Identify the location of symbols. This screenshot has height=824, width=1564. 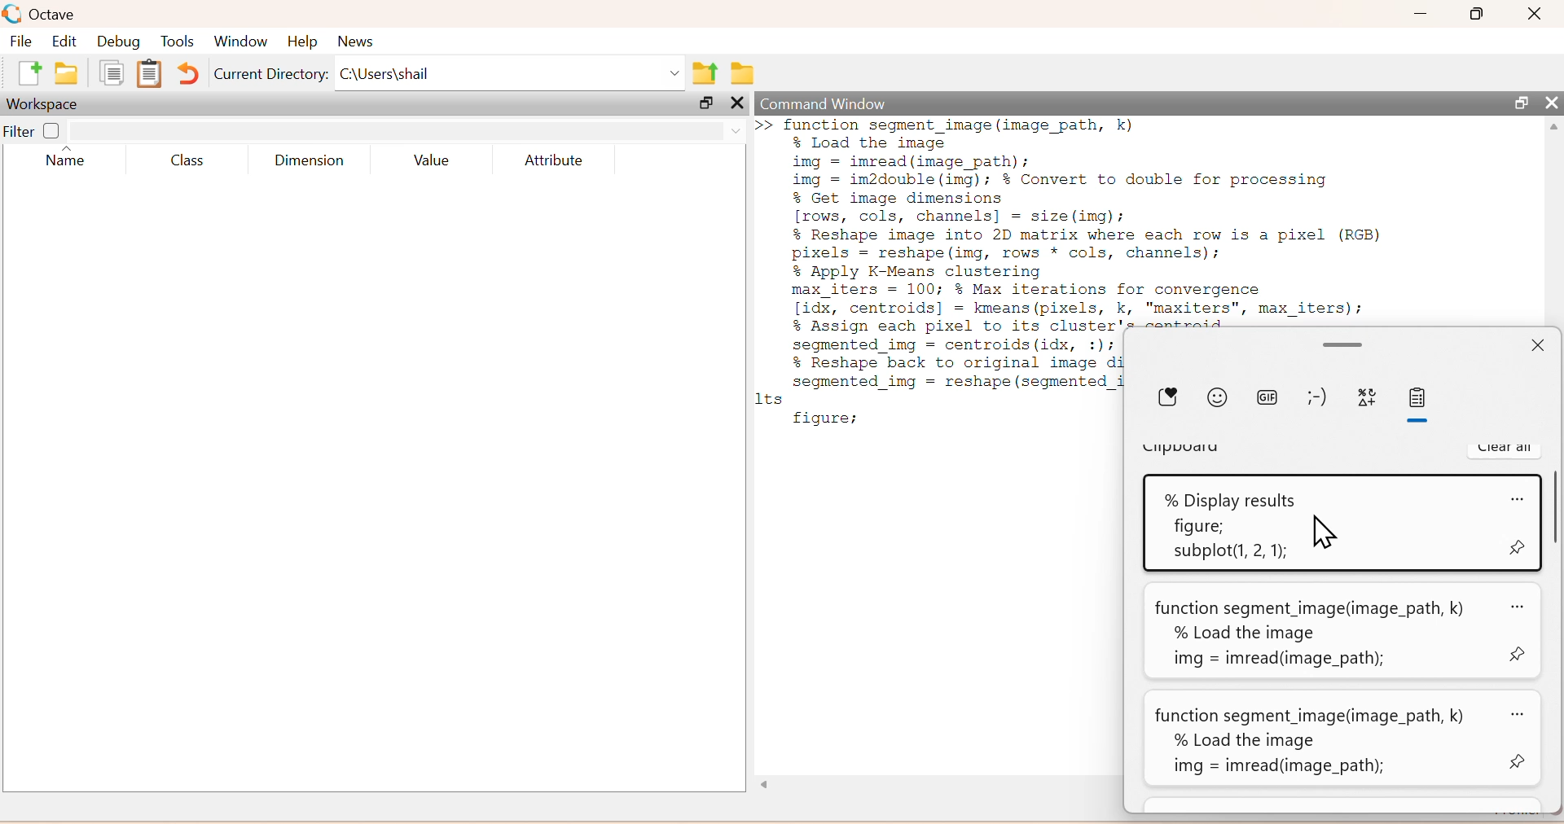
(1373, 398).